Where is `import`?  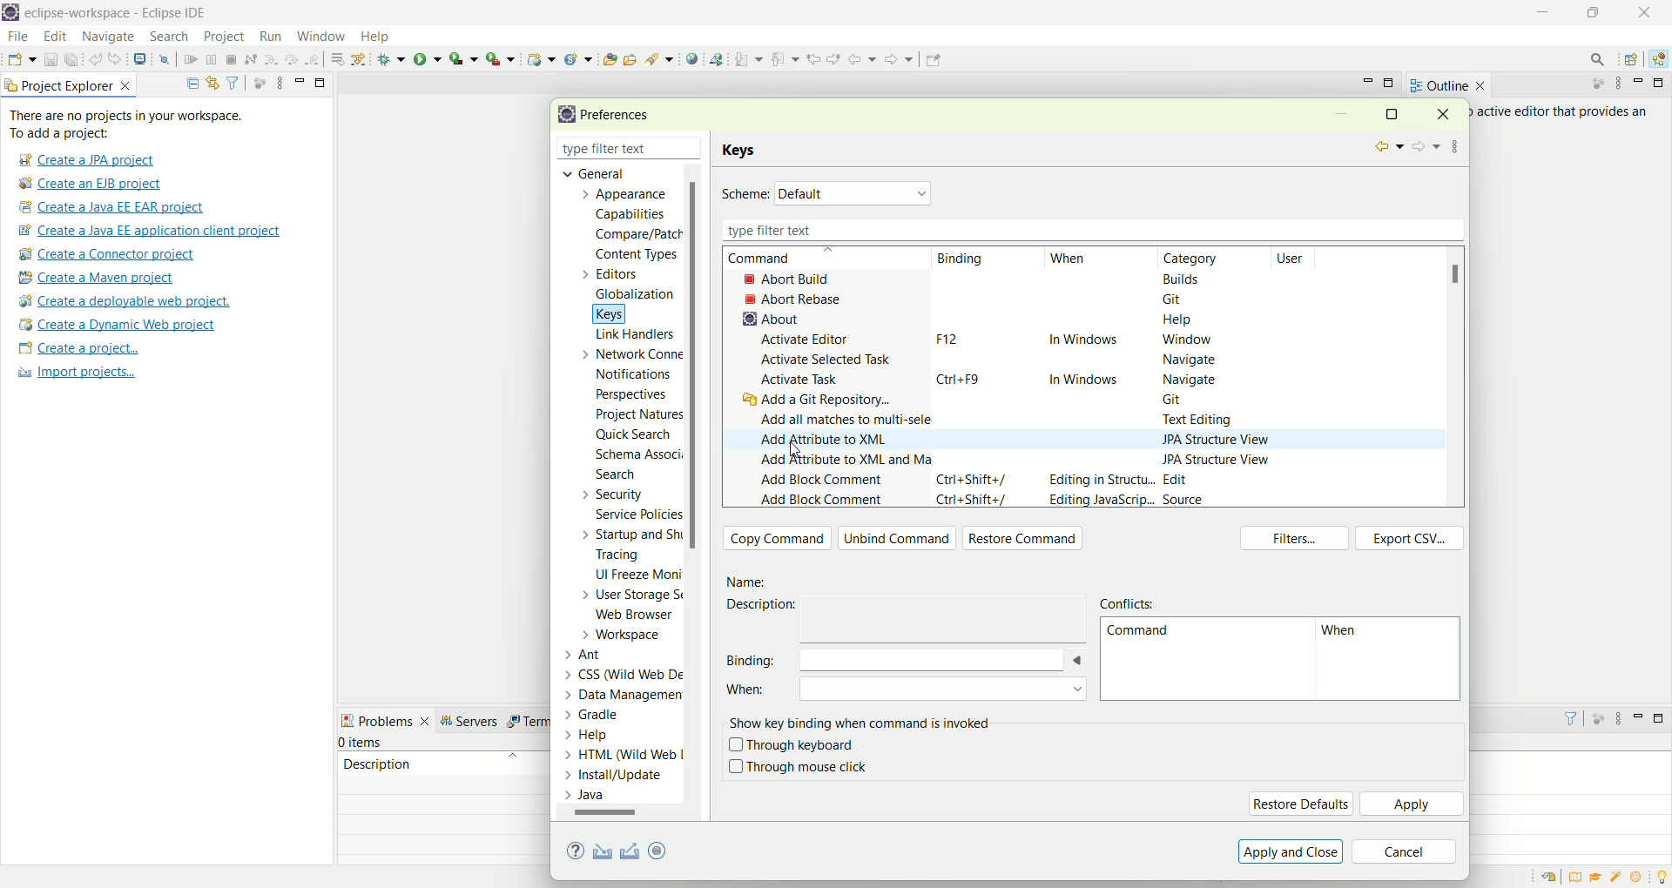
import is located at coordinates (599, 852).